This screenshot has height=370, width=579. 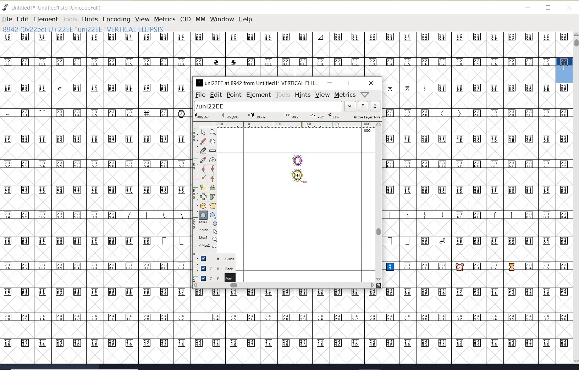 I want to click on rectangle or ellipse, so click(x=204, y=215).